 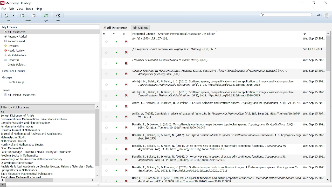 I want to click on citation, so click(x=175, y=50).